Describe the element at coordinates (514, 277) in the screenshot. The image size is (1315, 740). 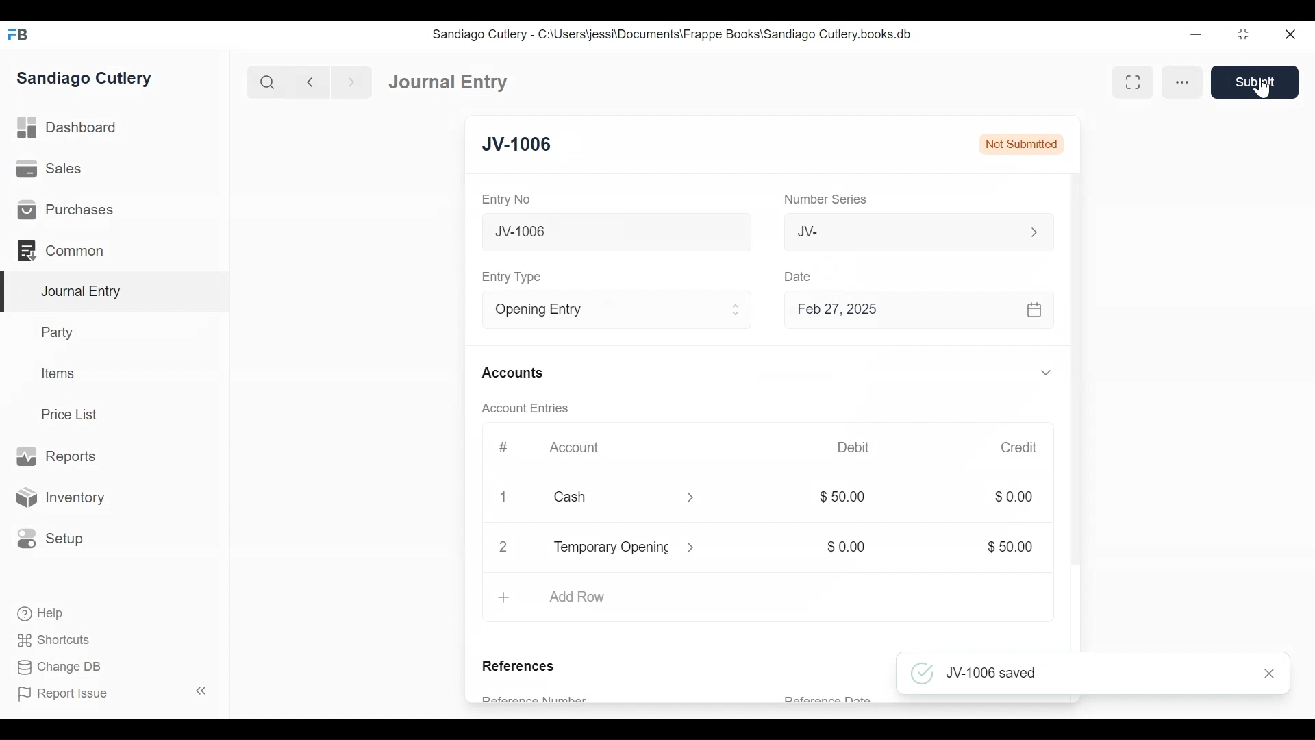
I see `Entry Type` at that location.